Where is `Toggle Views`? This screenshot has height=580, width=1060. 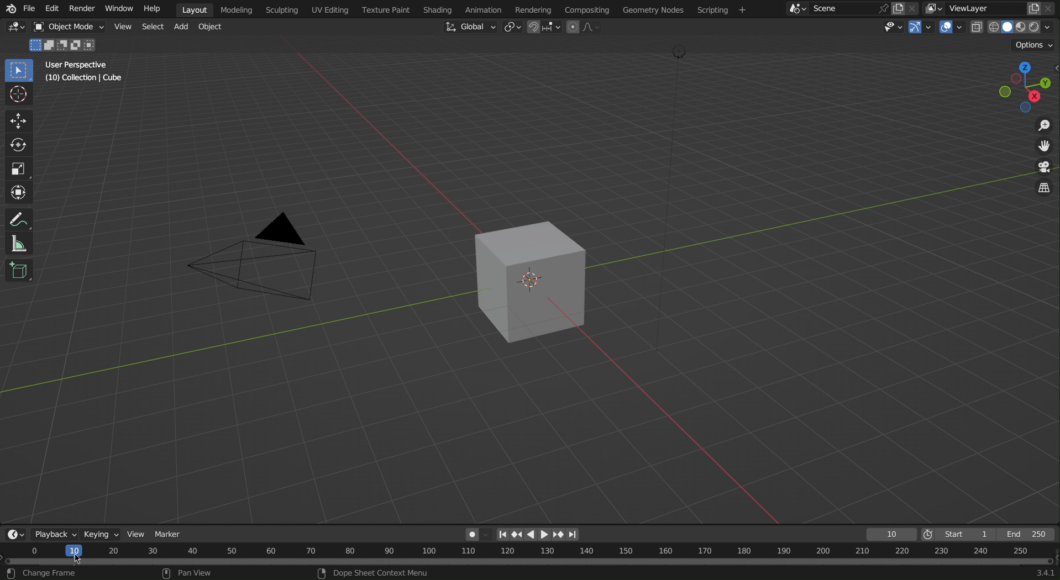 Toggle Views is located at coordinates (1043, 187).